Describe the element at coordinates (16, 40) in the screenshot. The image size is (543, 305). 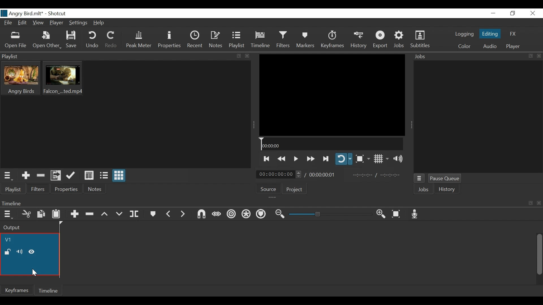
I see `Open File` at that location.